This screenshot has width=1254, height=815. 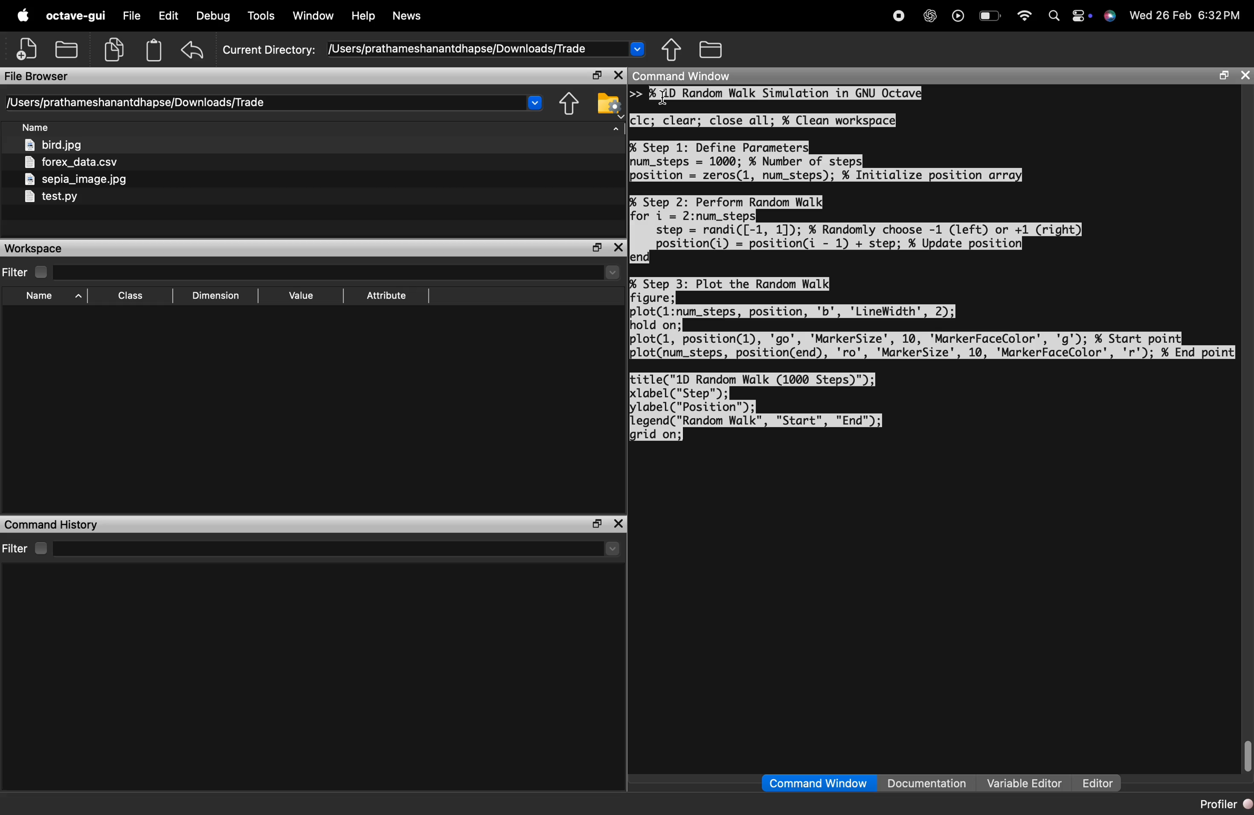 I want to click on new script, so click(x=28, y=48).